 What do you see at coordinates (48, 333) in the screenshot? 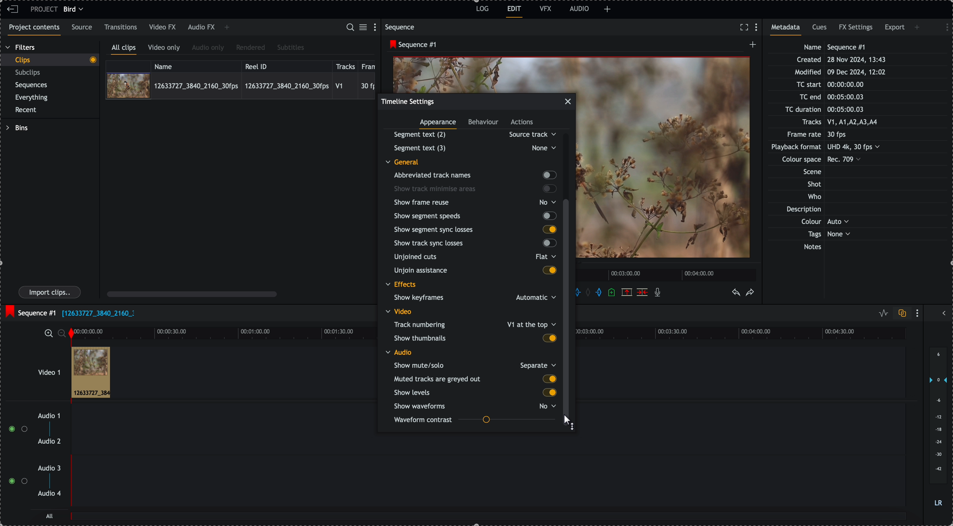
I see `zoom in` at bounding box center [48, 333].